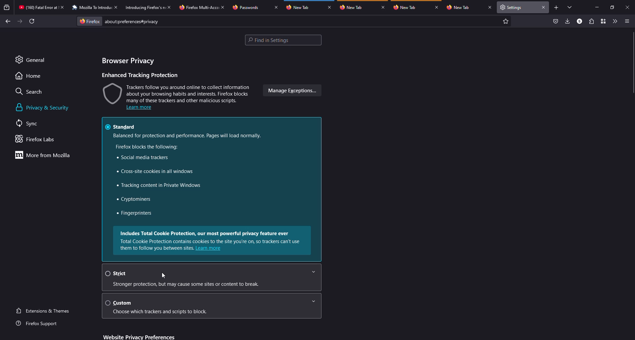 Image resolution: width=635 pixels, height=340 pixels. I want to click on back, so click(6, 20).